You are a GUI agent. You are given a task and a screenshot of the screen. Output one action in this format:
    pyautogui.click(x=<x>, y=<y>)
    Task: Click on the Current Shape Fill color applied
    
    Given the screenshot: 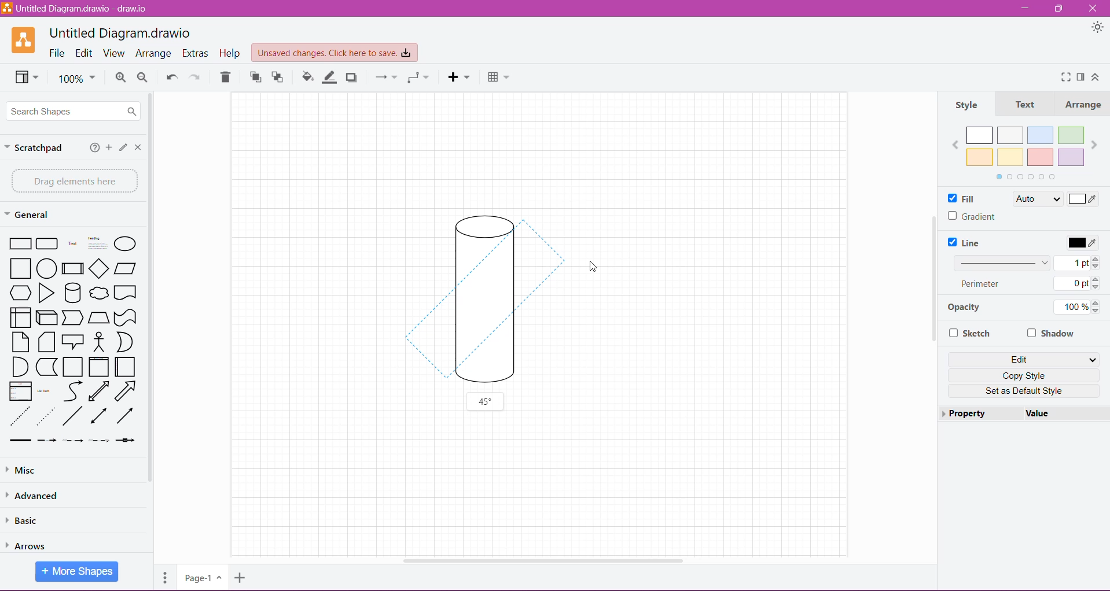 What is the action you would take?
    pyautogui.click(x=1060, y=200)
    